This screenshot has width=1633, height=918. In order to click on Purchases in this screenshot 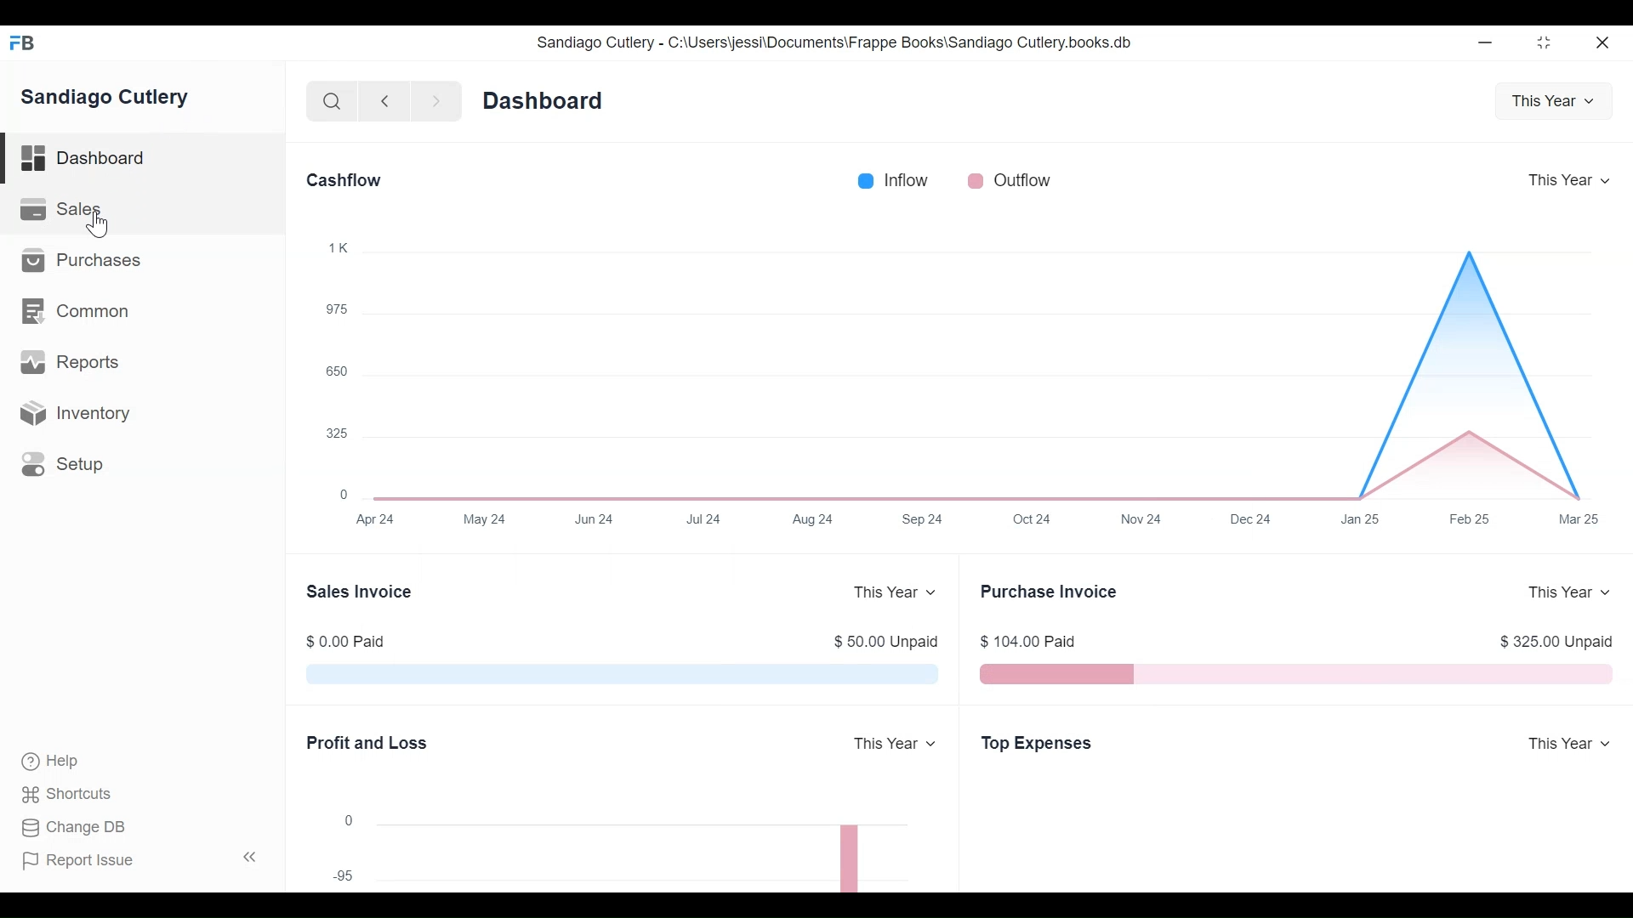, I will do `click(84, 259)`.